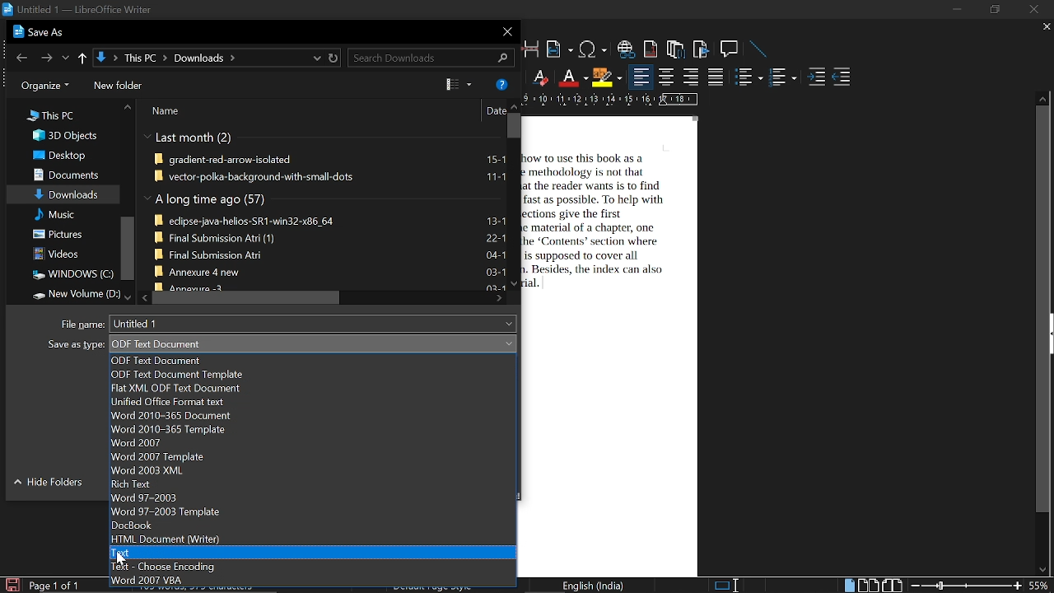  Describe the element at coordinates (532, 49) in the screenshot. I see `insert page break` at that location.